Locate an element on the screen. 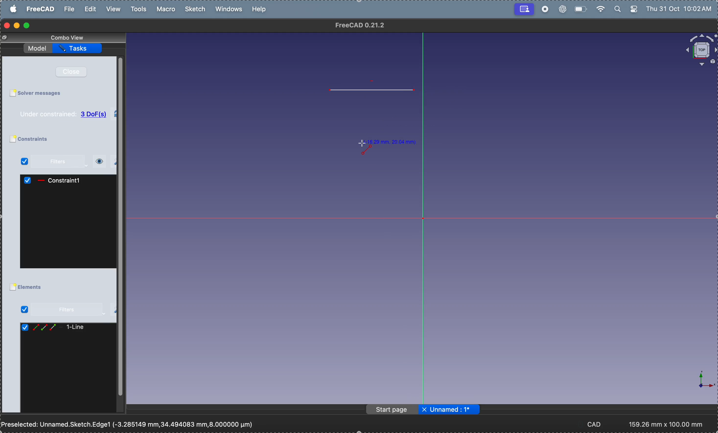 The height and width of the screenshot is (433, 718). Checkbox is located at coordinates (12, 139).